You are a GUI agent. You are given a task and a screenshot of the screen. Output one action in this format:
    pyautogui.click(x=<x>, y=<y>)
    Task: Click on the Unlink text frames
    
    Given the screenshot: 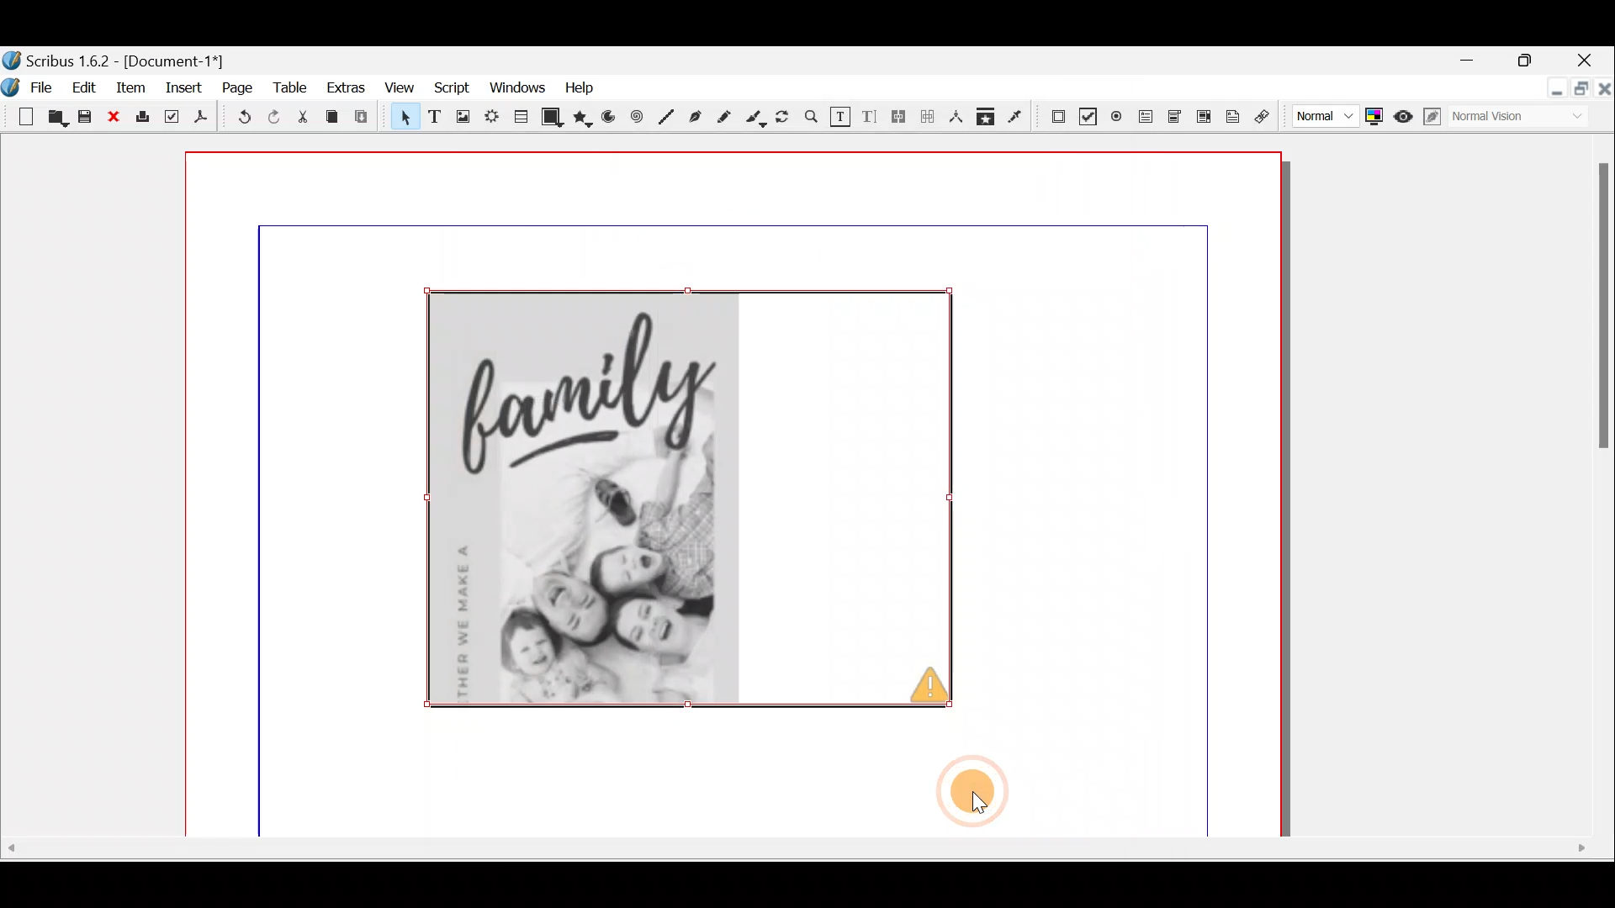 What is the action you would take?
    pyautogui.click(x=929, y=114)
    